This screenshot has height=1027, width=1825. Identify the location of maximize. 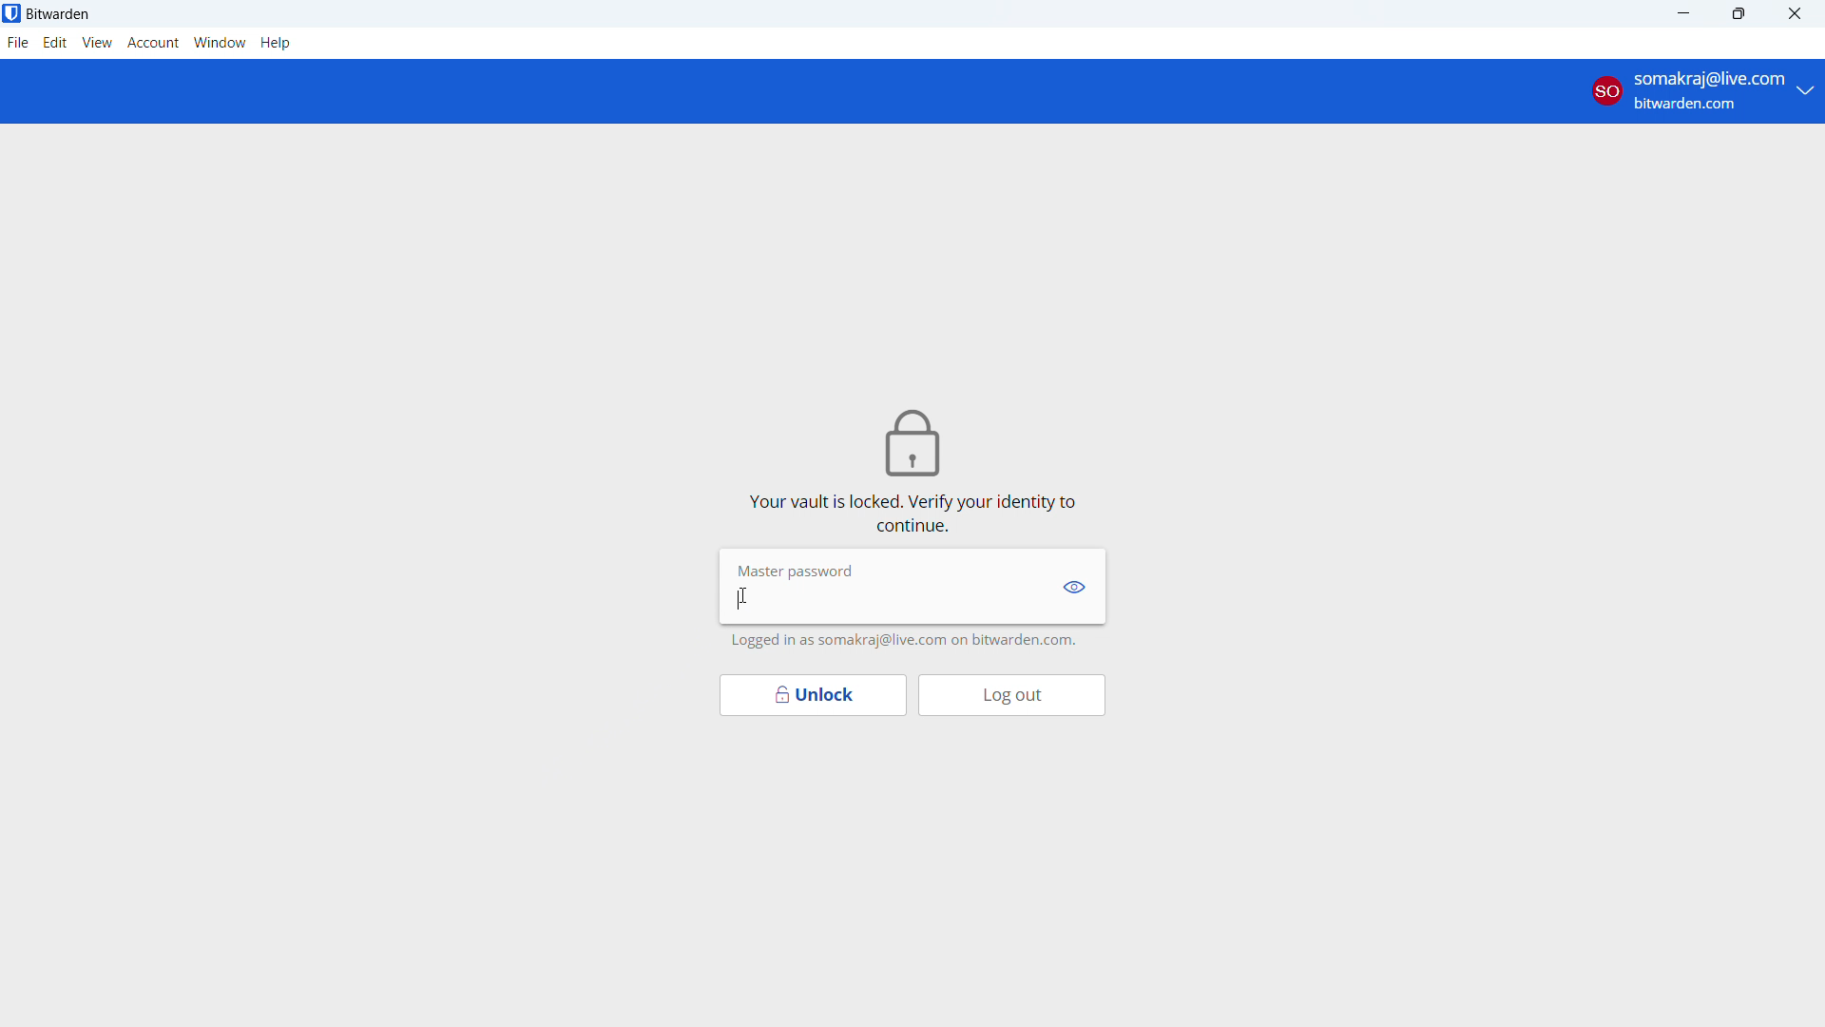
(1739, 14).